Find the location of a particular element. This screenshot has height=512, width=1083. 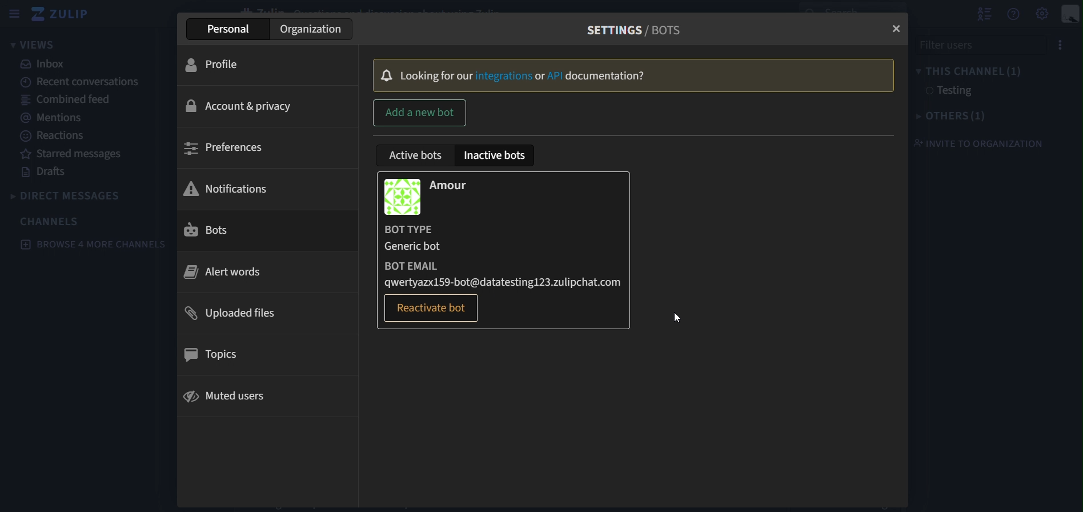

alert words is located at coordinates (224, 271).